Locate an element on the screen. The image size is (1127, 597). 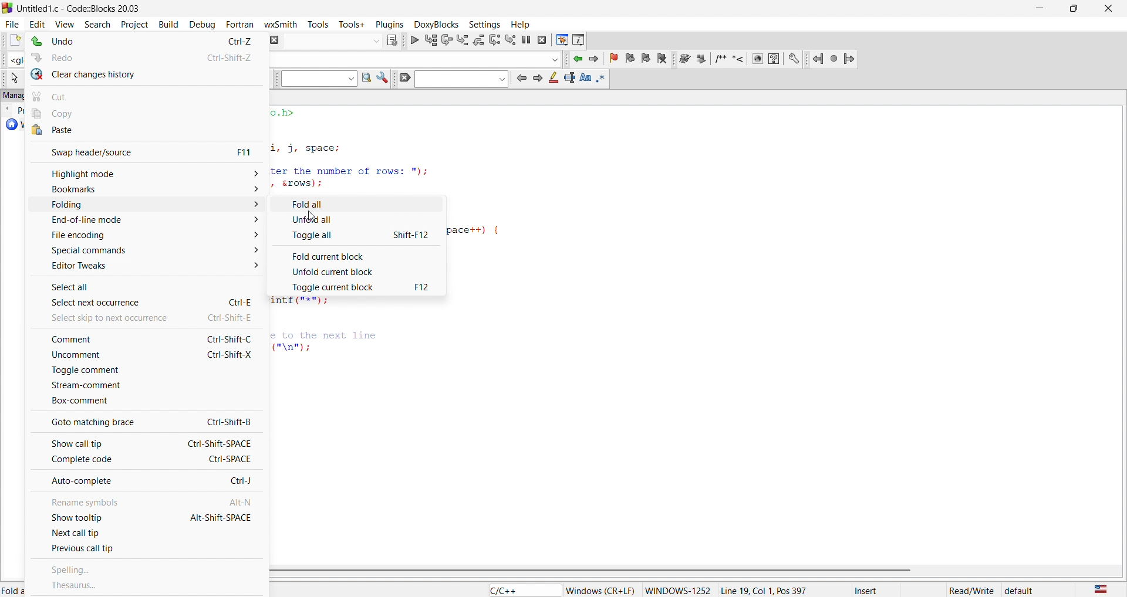
fortran is located at coordinates (238, 24).